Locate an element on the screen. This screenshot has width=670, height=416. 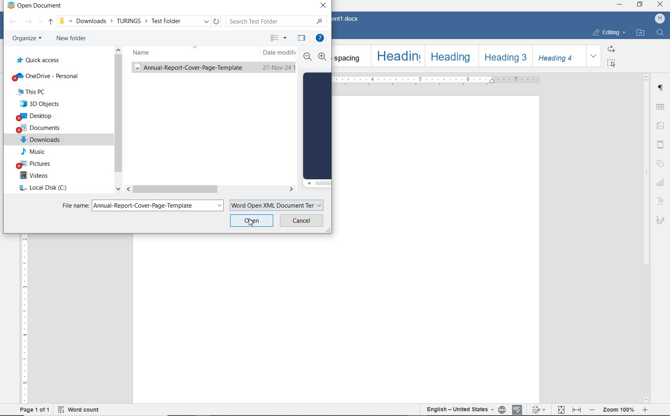
select all is located at coordinates (610, 63).